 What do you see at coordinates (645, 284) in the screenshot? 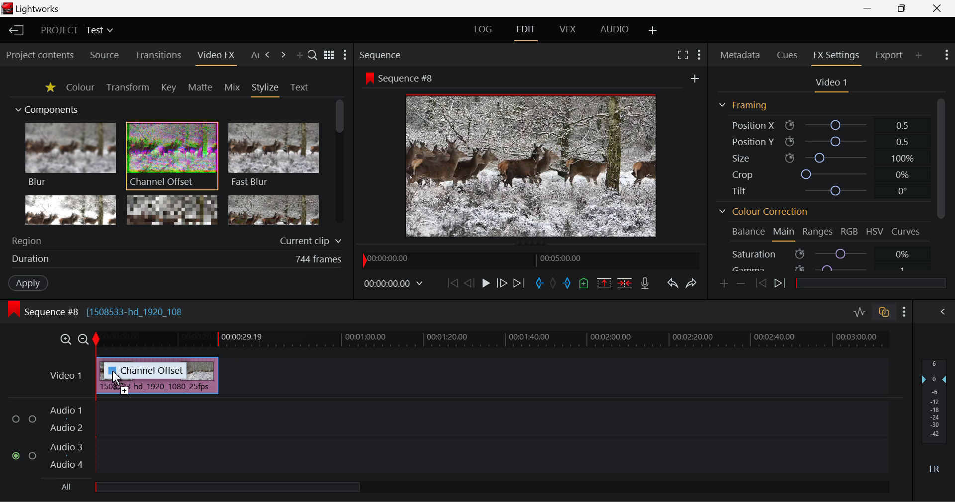
I see `Record Voiceover` at bounding box center [645, 284].